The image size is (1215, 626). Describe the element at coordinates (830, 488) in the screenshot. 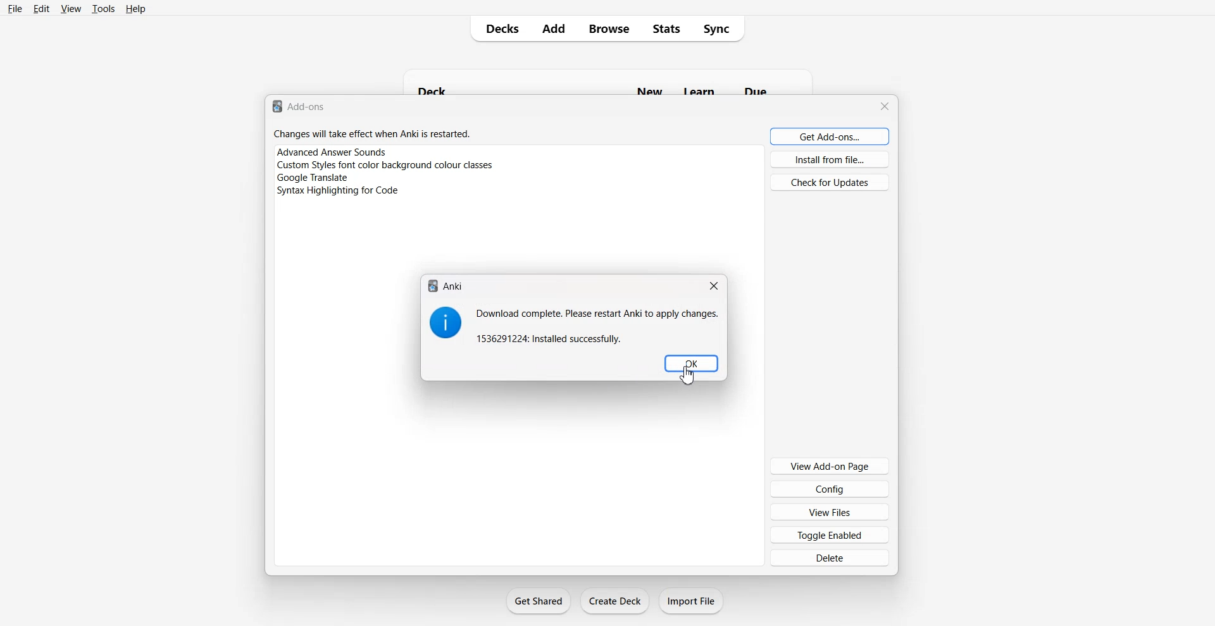

I see `Config` at that location.